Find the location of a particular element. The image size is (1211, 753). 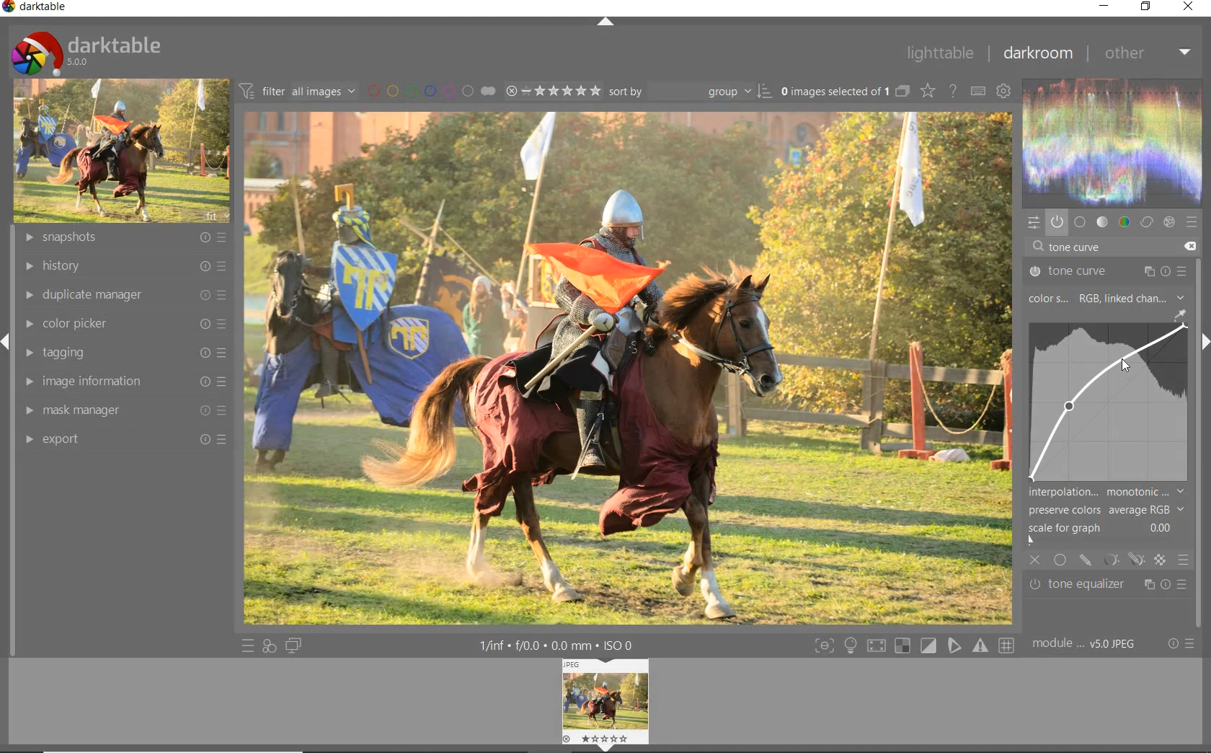

darkroom is located at coordinates (1037, 55).